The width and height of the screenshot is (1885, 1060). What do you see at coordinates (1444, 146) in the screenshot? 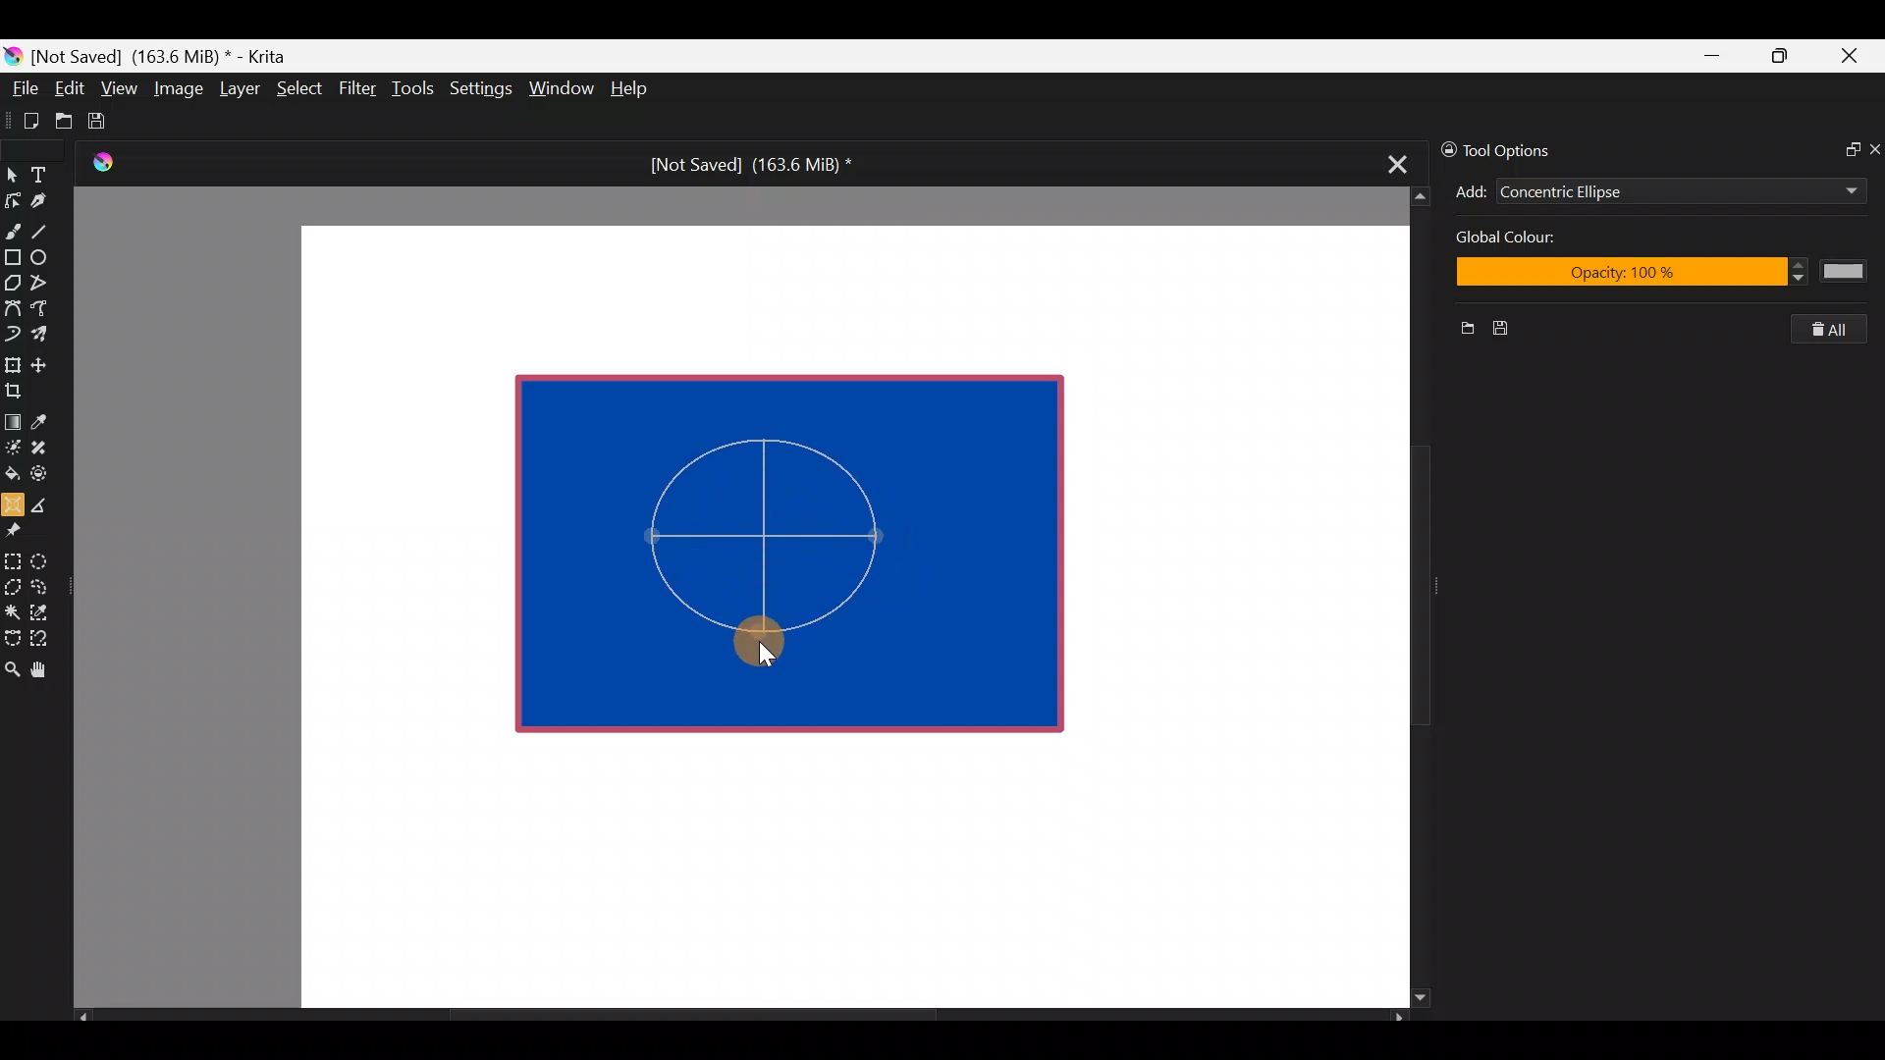
I see `Lock/unlock docker` at bounding box center [1444, 146].